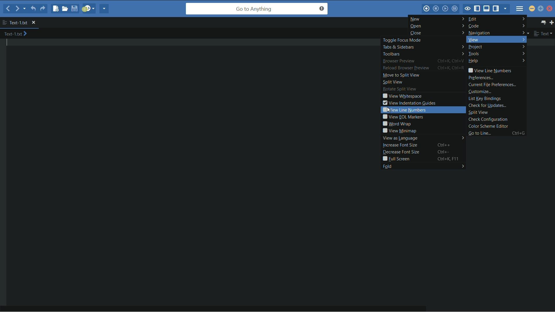  I want to click on minimize, so click(532, 9).